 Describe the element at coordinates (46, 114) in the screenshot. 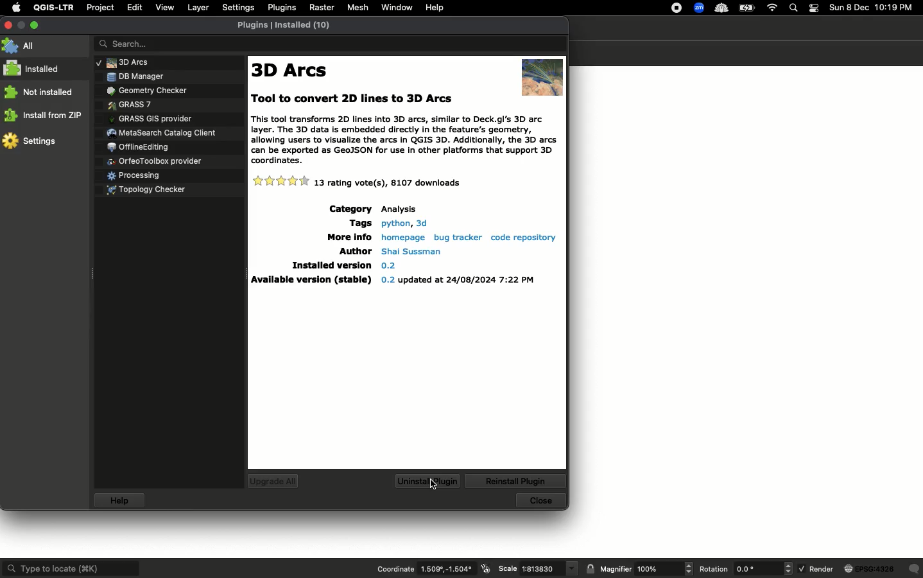

I see `Install from ZP` at that location.